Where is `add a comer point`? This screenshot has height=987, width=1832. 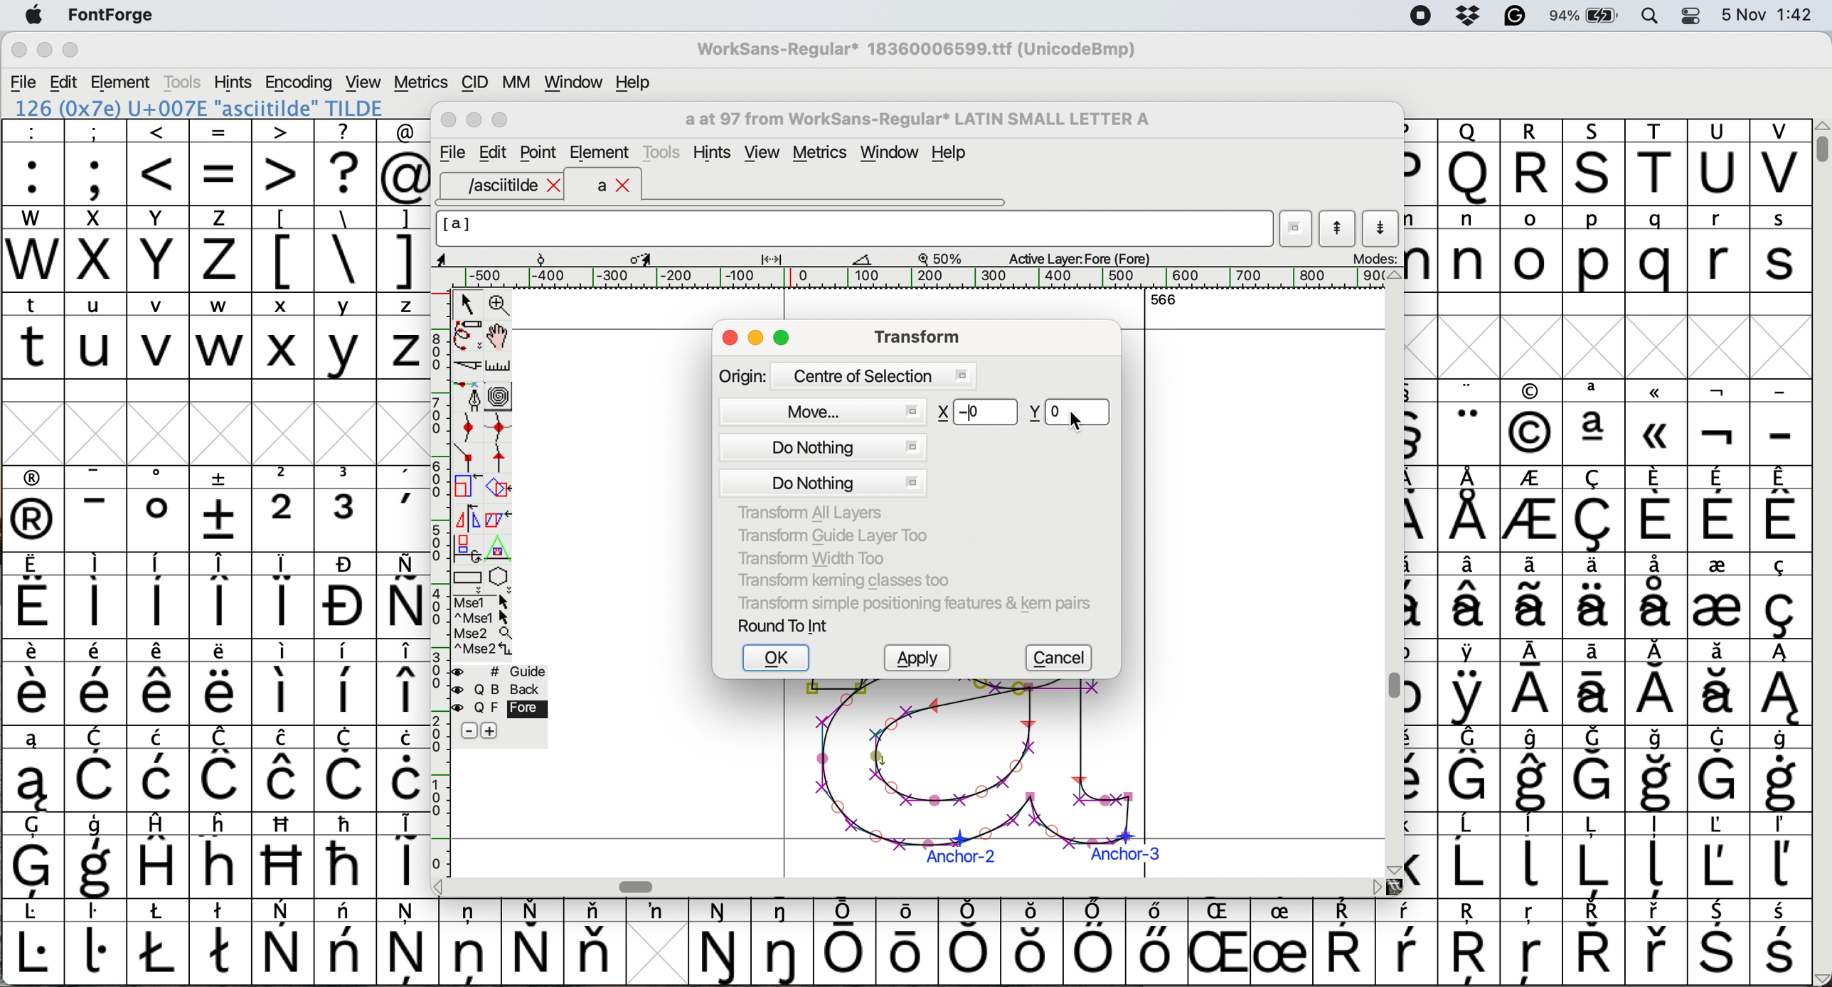
add a comer point is located at coordinates (469, 457).